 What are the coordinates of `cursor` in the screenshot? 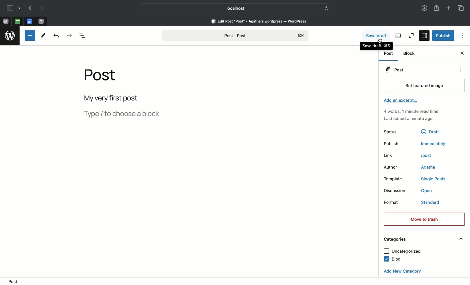 It's located at (380, 41).